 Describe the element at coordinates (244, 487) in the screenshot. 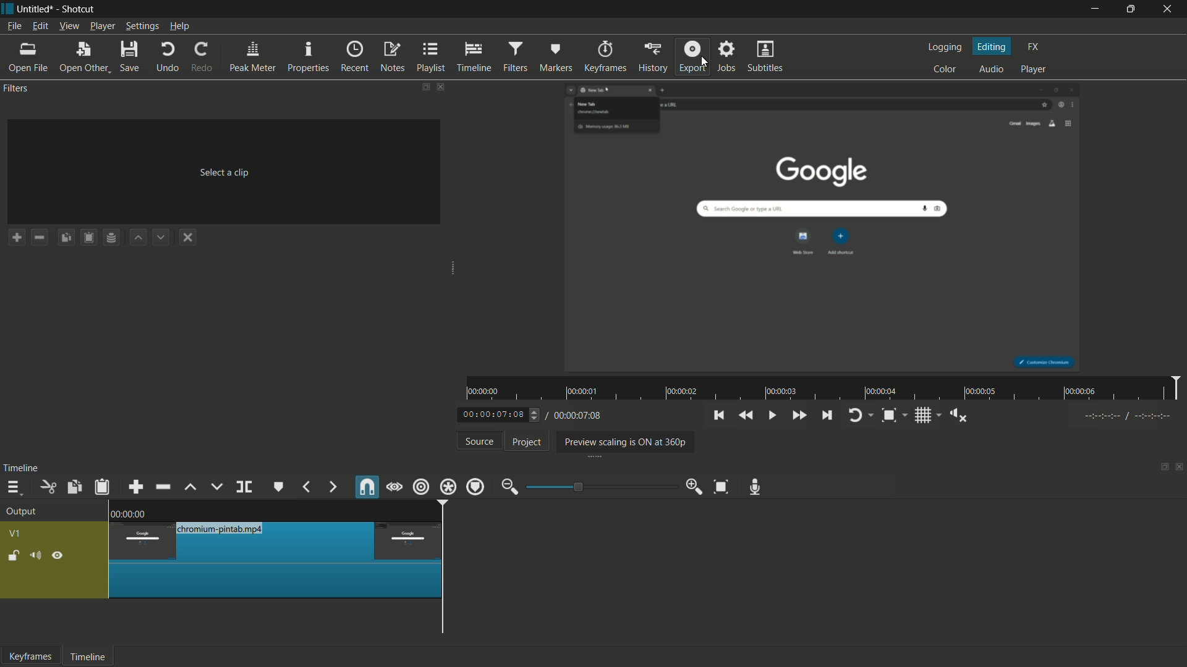

I see `split at playhead` at that location.